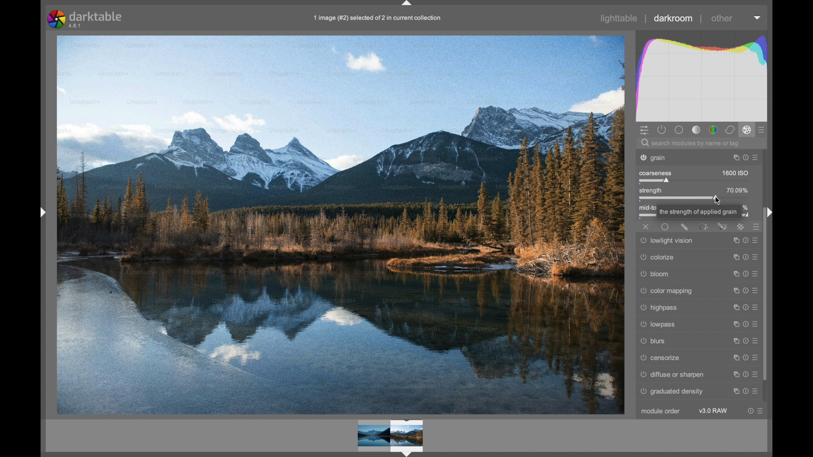 Image resolution: width=813 pixels, height=457 pixels. I want to click on instance, so click(734, 325).